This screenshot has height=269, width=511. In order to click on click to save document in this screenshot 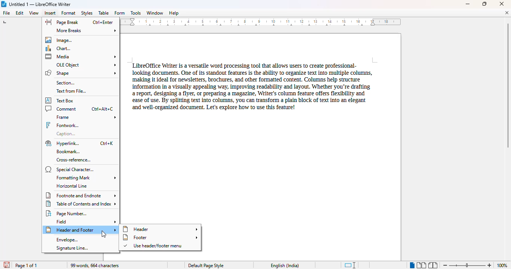, I will do `click(6, 265)`.